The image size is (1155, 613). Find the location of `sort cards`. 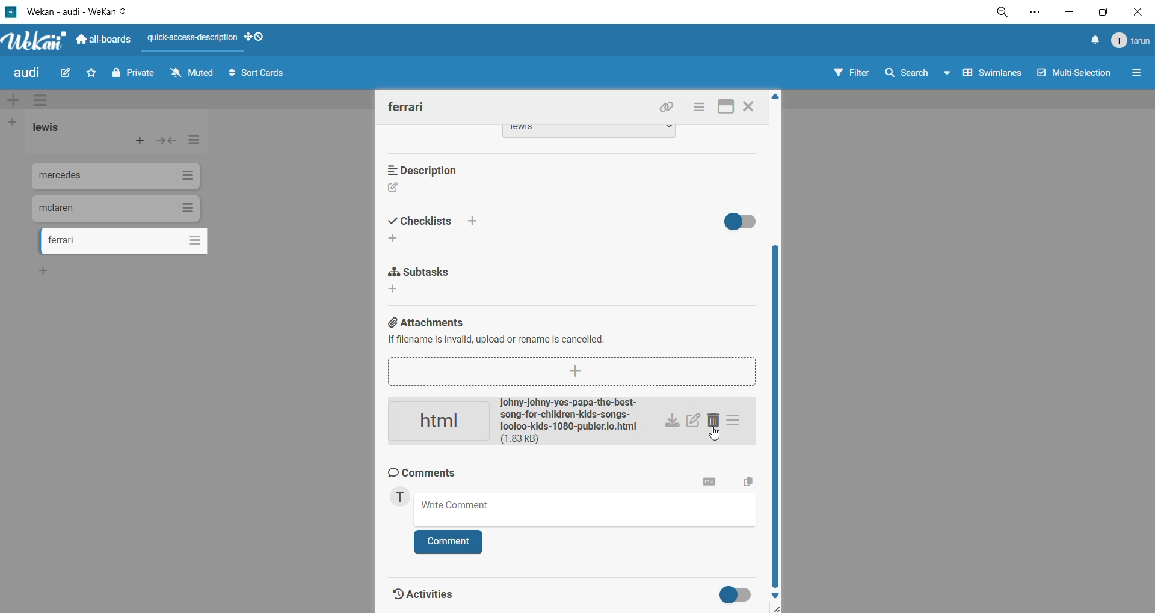

sort cards is located at coordinates (262, 75).